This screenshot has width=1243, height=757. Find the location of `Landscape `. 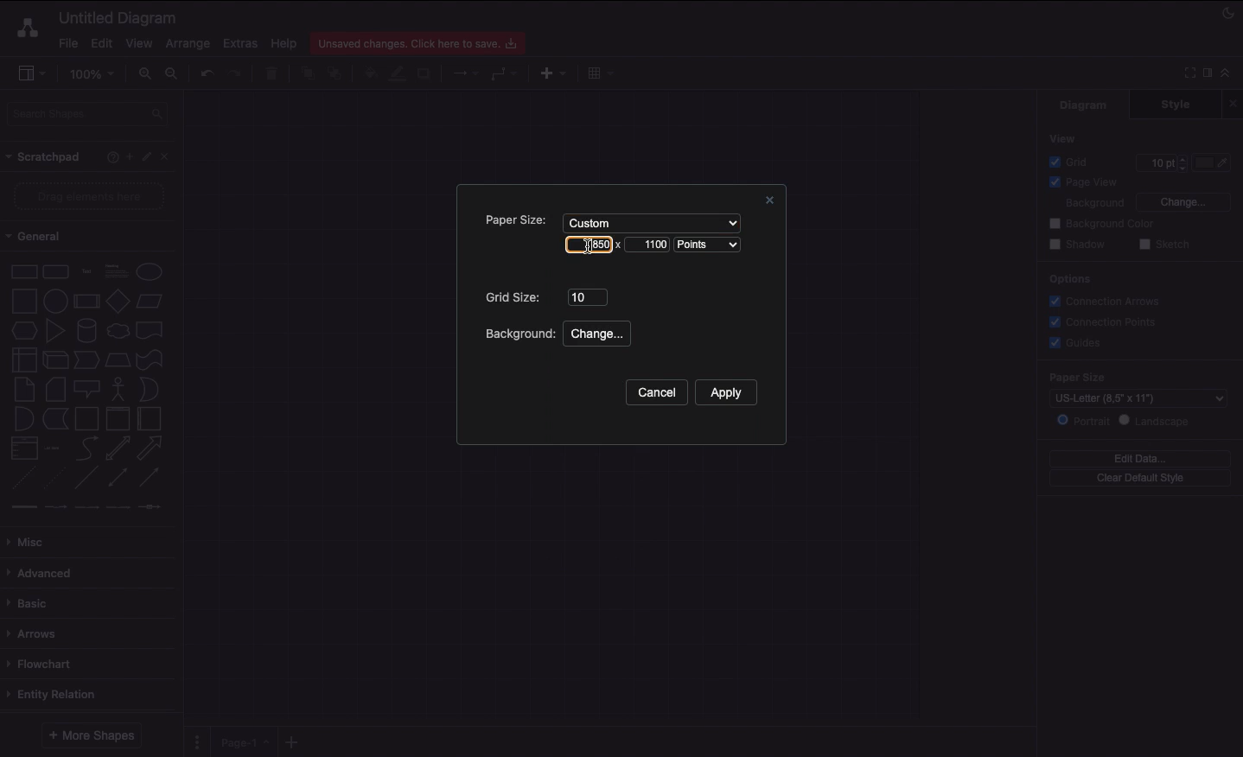

Landscape  is located at coordinates (1157, 421).